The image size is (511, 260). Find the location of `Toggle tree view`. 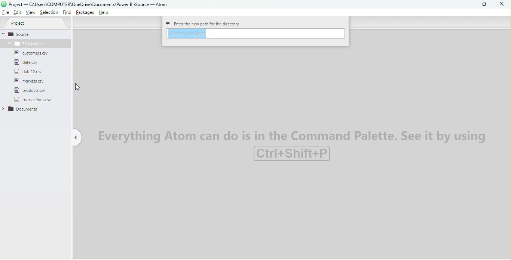

Toggle tree view is located at coordinates (74, 137).